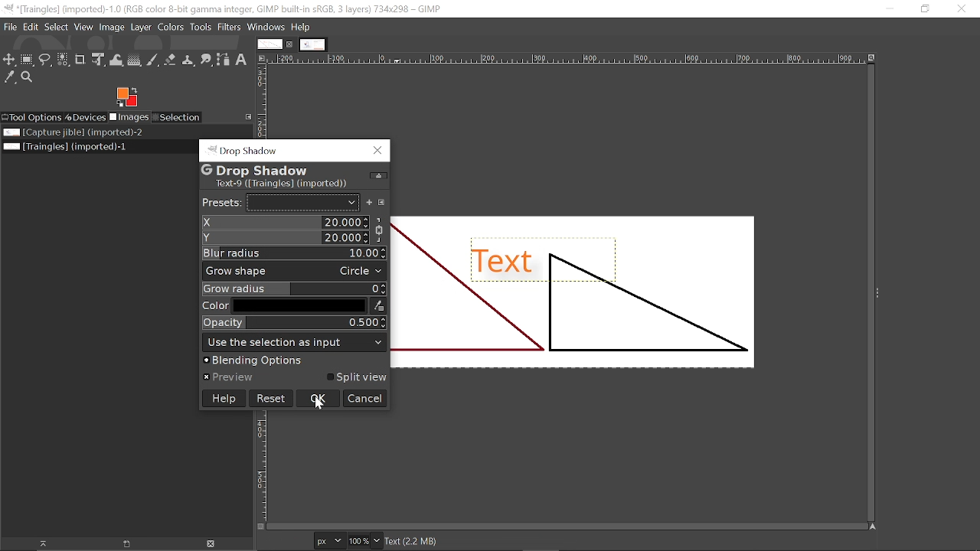 This screenshot has height=551, width=980. I want to click on Cursor, so click(229, 28).